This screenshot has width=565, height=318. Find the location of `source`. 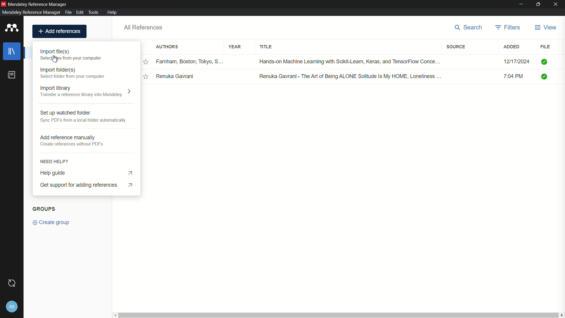

source is located at coordinates (457, 47).